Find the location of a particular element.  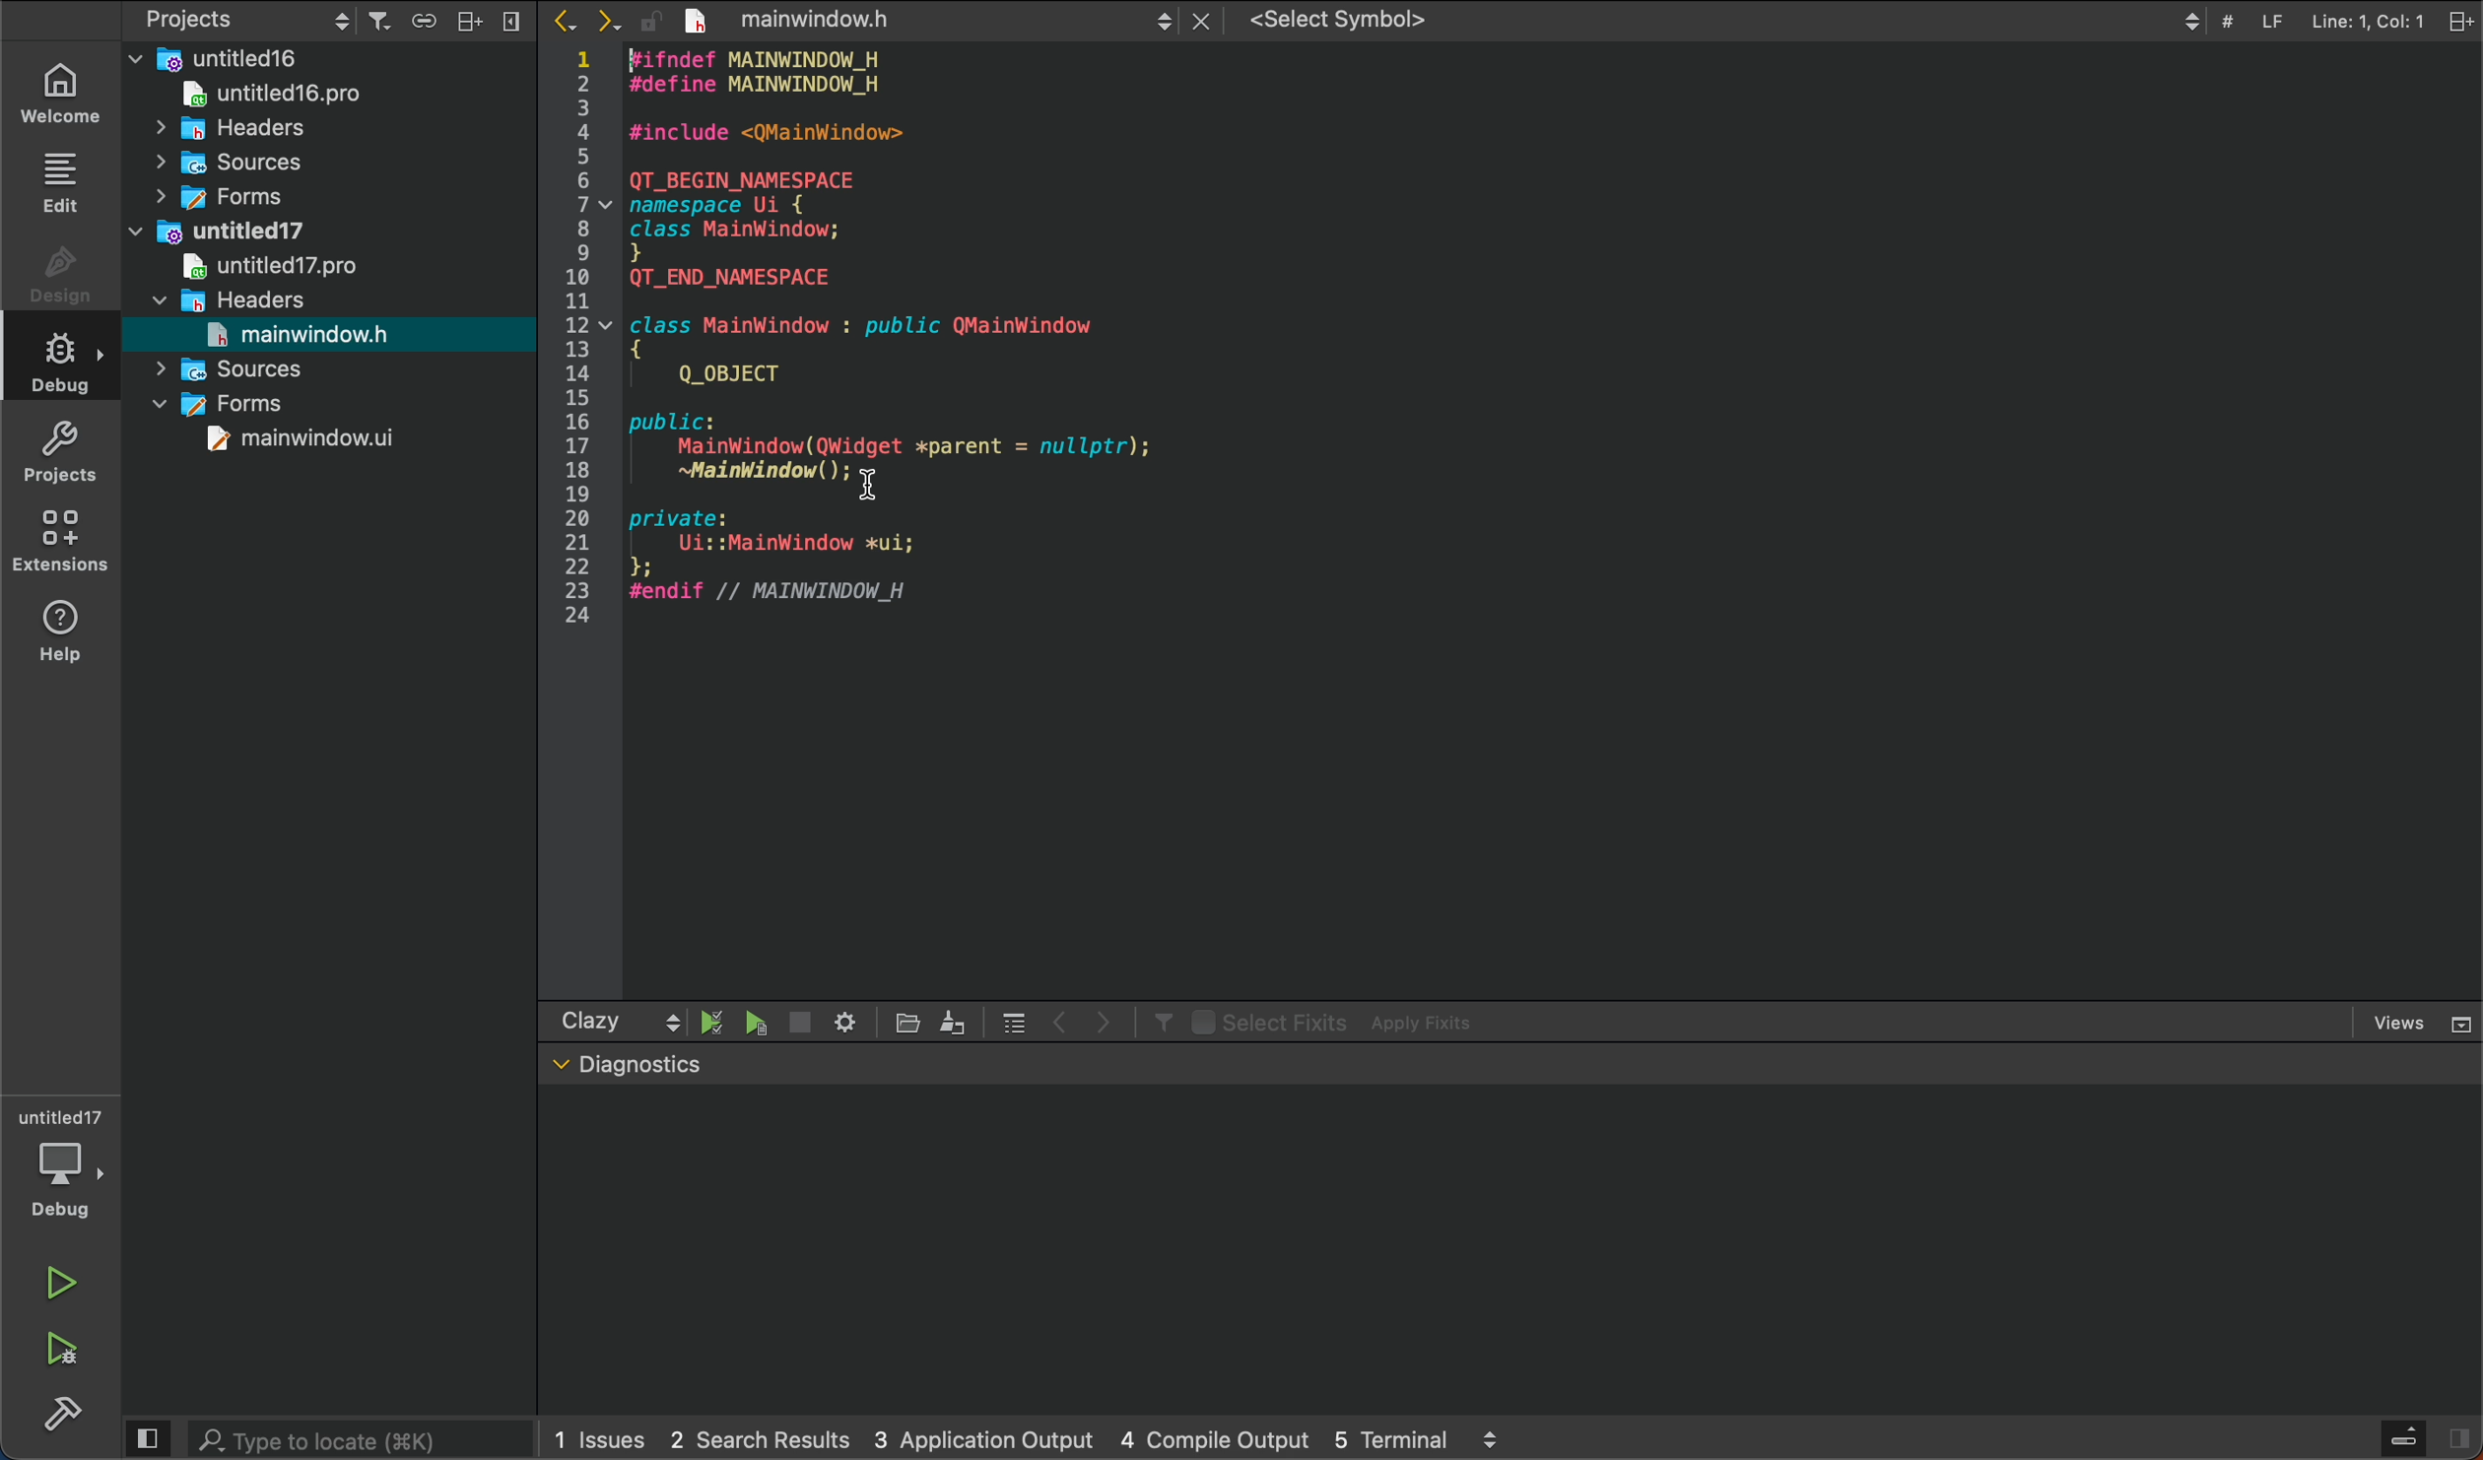

Diagnostics is located at coordinates (628, 1066).